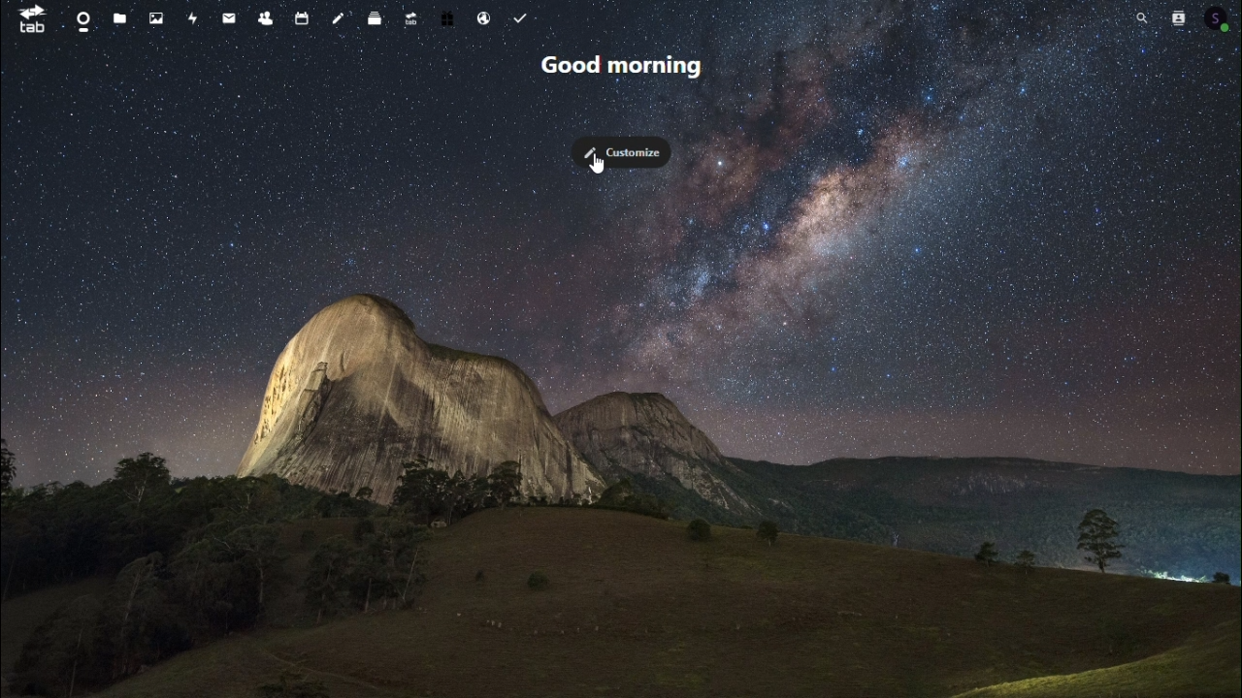 This screenshot has width=1242, height=698. What do you see at coordinates (484, 17) in the screenshot?
I see `Email hosting` at bounding box center [484, 17].